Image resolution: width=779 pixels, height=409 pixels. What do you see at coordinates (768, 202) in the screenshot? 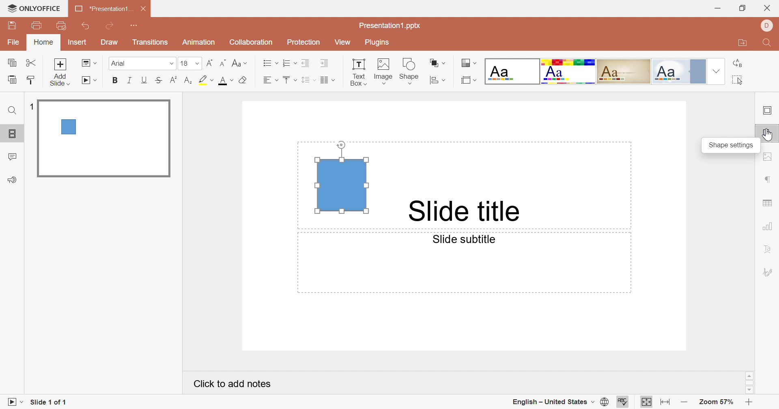
I see `Table settings` at bounding box center [768, 202].